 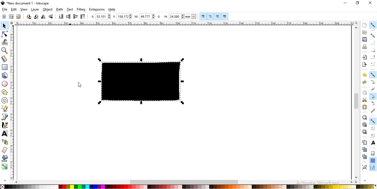 I want to click on create stars and polygons, so click(x=5, y=91).